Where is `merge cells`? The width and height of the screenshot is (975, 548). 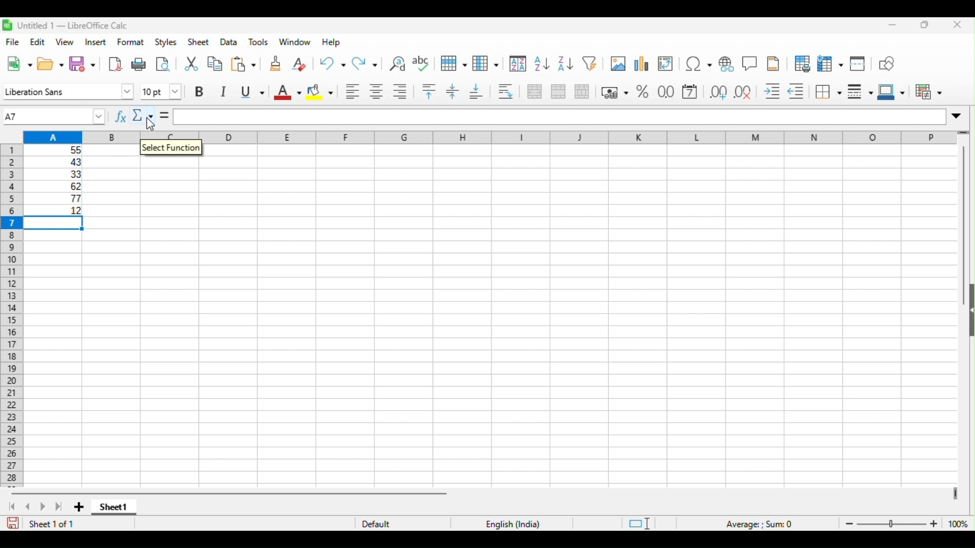
merge cells is located at coordinates (558, 92).